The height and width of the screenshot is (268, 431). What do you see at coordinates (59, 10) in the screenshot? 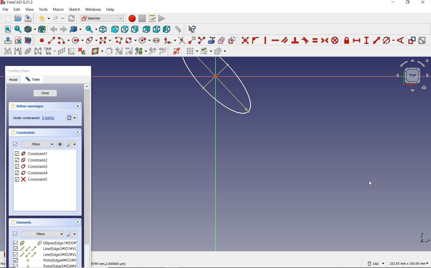
I see `macro` at bounding box center [59, 10].